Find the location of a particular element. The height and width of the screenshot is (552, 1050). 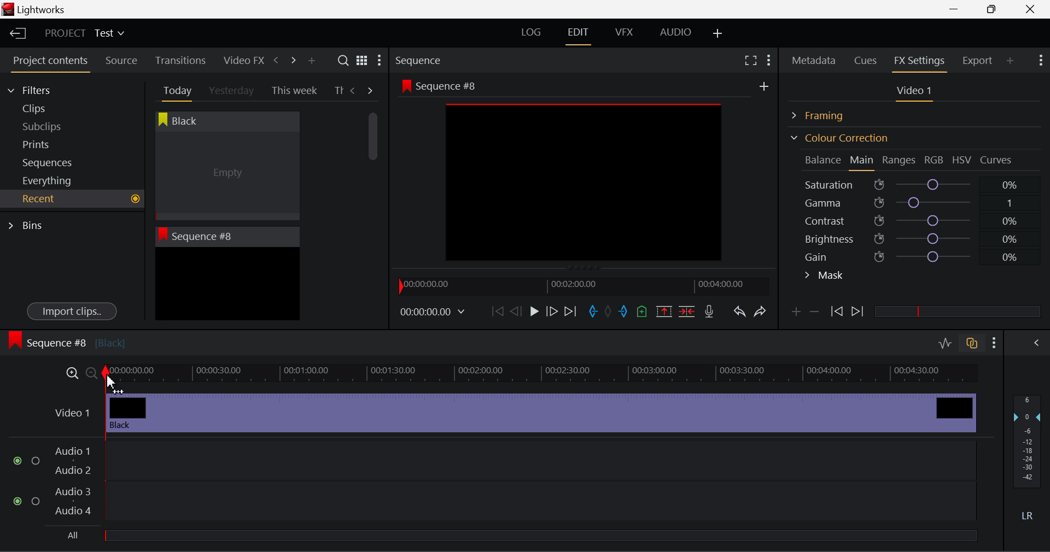

To Start is located at coordinates (497, 311).